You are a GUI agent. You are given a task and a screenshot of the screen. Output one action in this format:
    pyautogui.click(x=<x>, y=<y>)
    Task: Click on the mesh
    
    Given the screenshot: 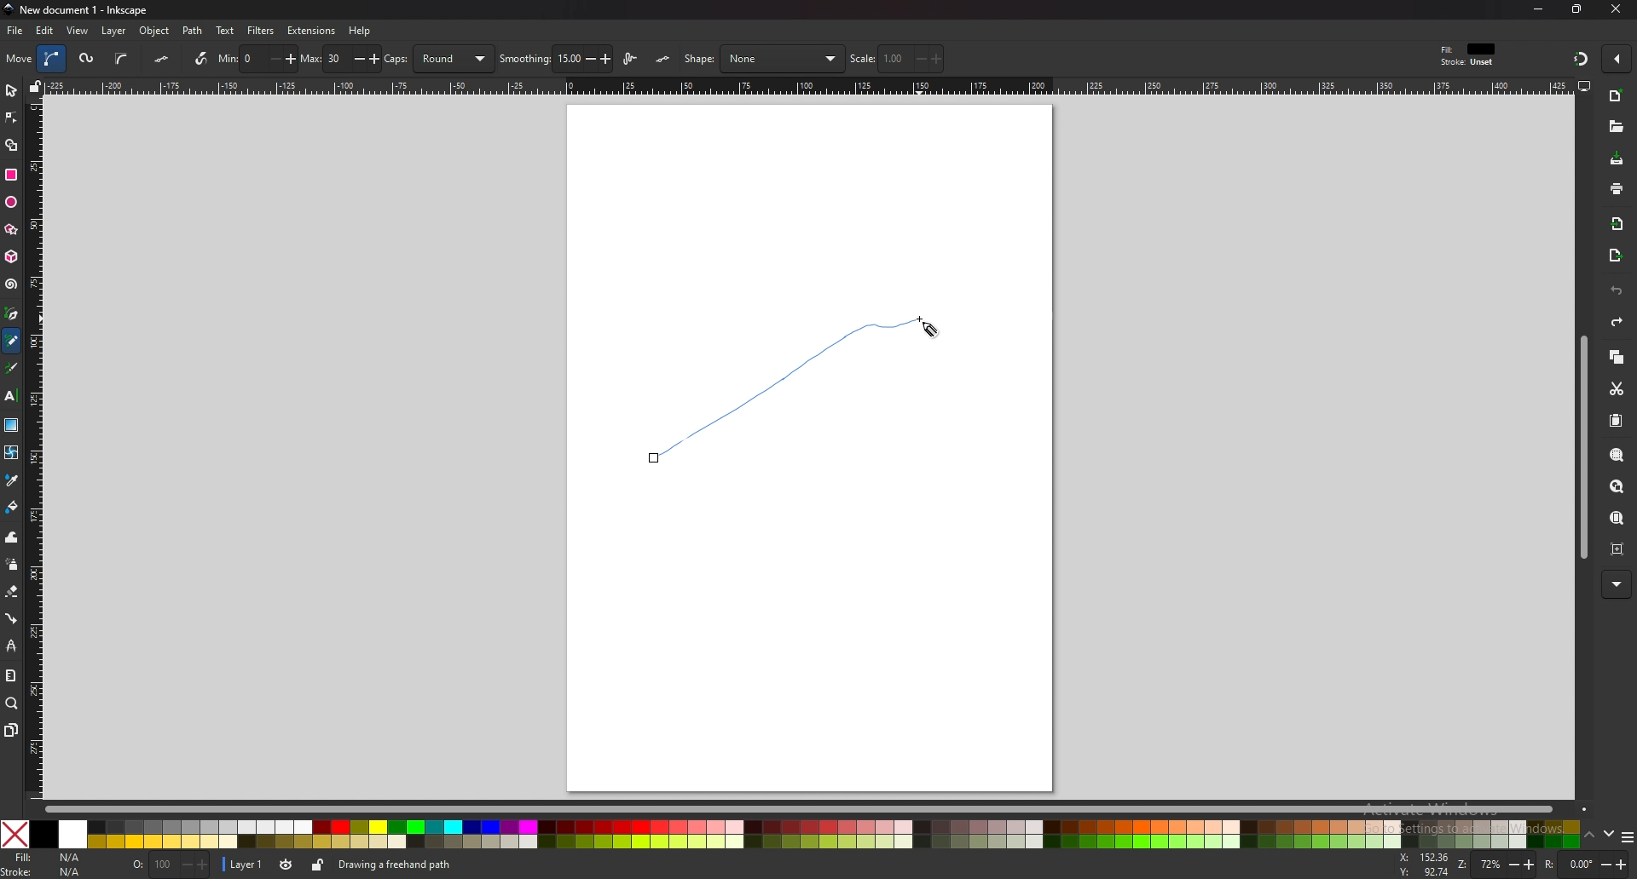 What is the action you would take?
    pyautogui.click(x=12, y=452)
    